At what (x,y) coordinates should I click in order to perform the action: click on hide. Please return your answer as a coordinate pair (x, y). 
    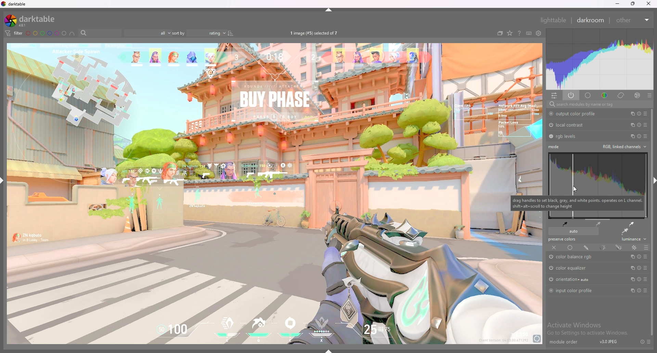
    Looking at the image, I should click on (331, 350).